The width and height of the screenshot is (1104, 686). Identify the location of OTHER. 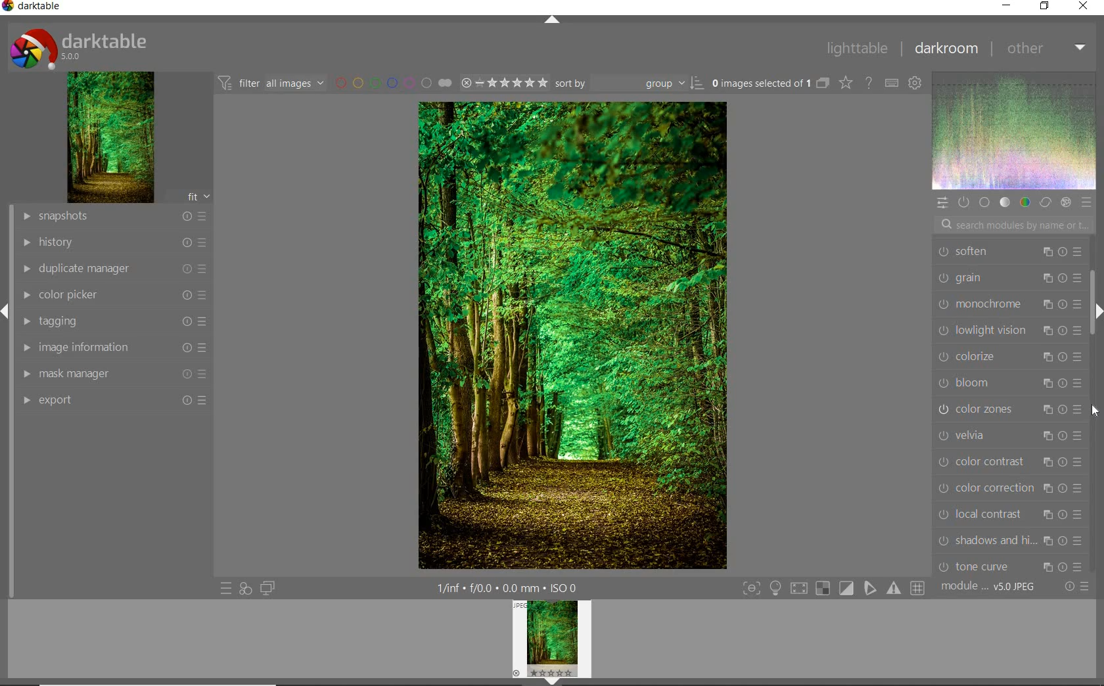
(1047, 48).